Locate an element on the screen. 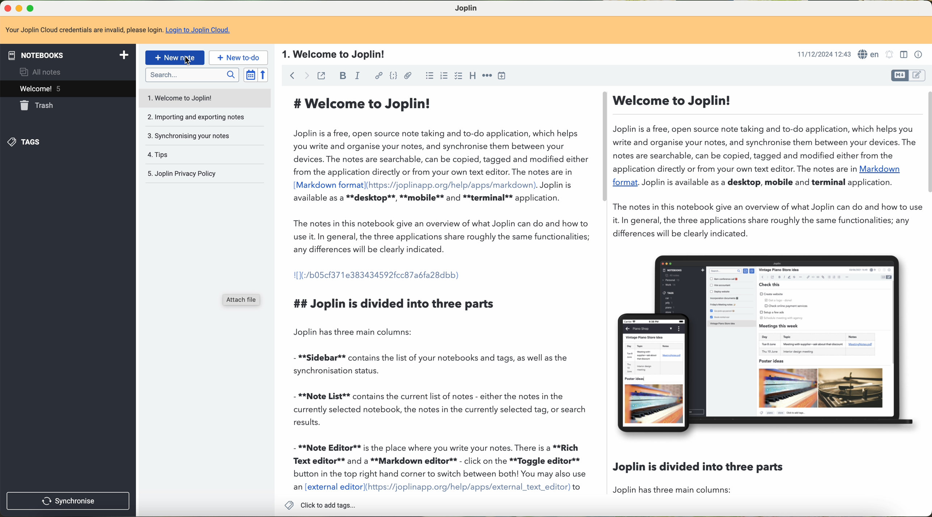  welcome is located at coordinates (68, 89).